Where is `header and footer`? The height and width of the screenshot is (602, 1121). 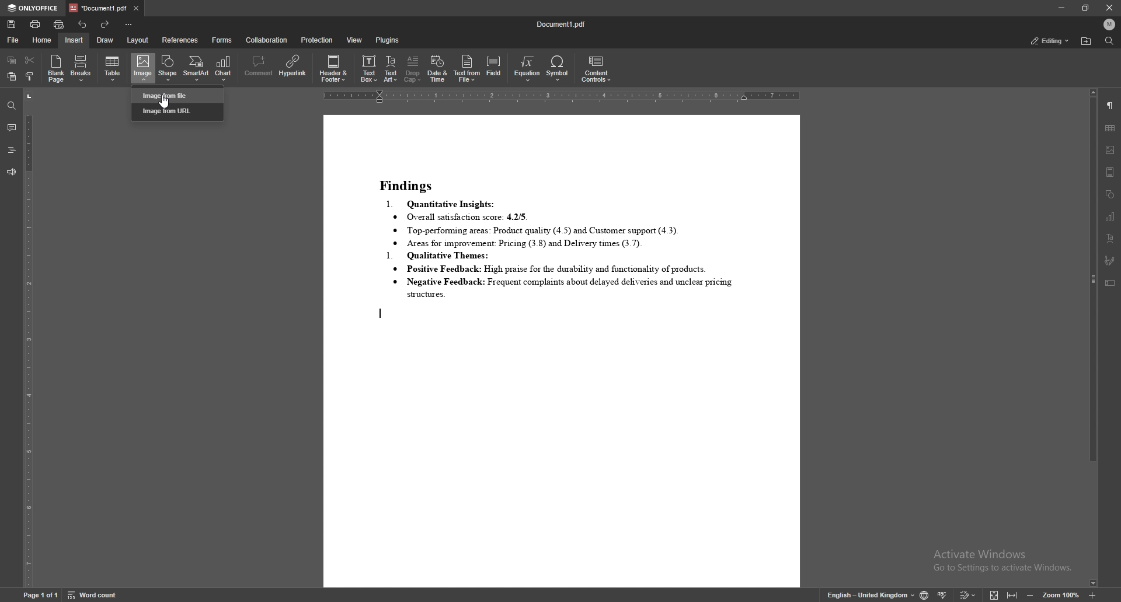 header and footer is located at coordinates (1110, 172).